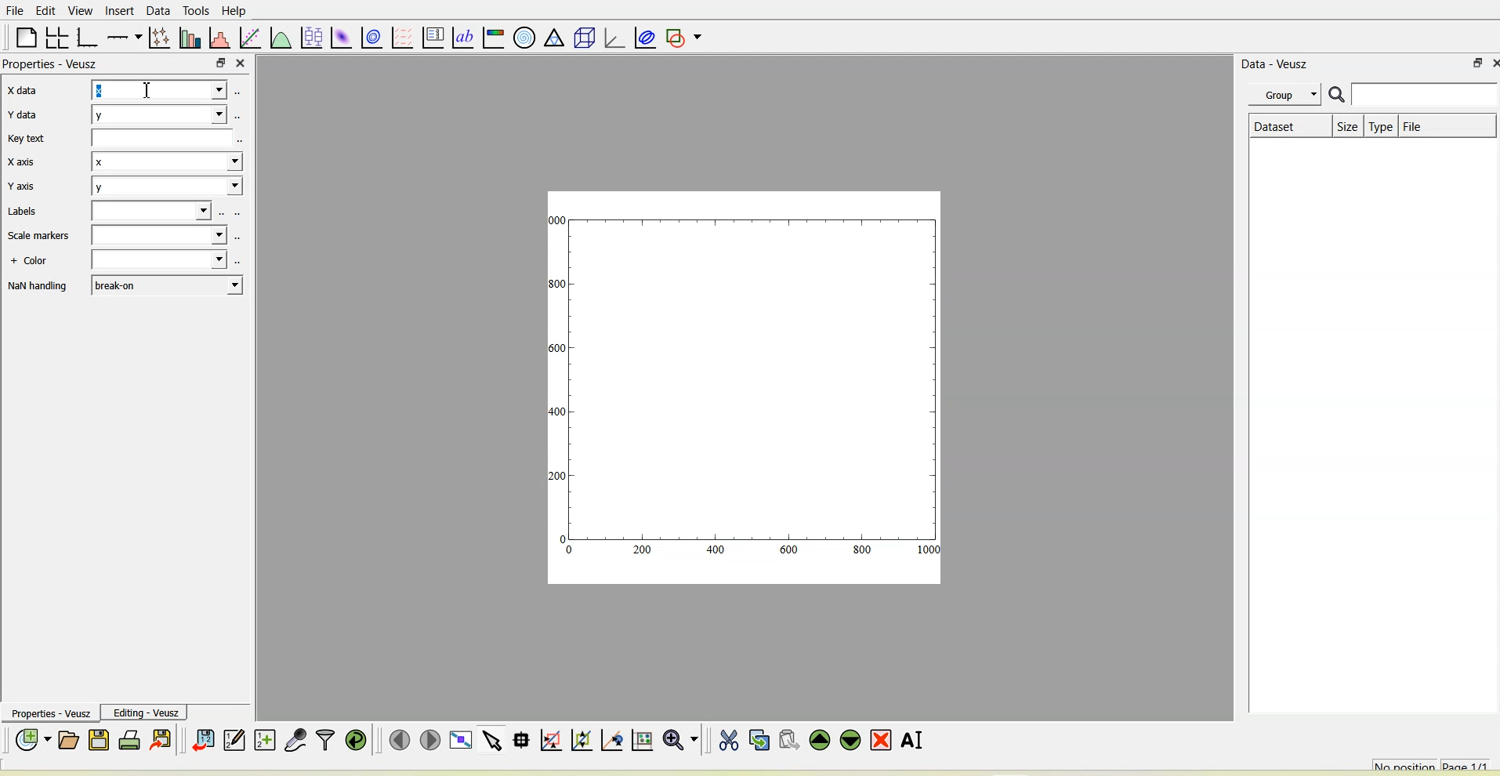  What do you see at coordinates (861, 550) in the screenshot?
I see `800` at bounding box center [861, 550].